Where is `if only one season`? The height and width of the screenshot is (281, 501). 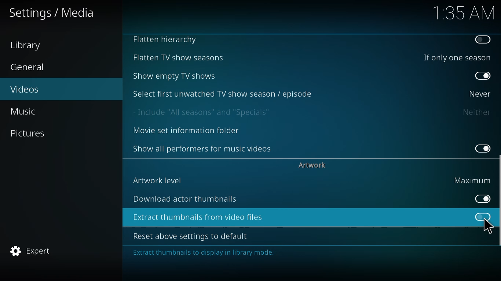
if only one season is located at coordinates (456, 57).